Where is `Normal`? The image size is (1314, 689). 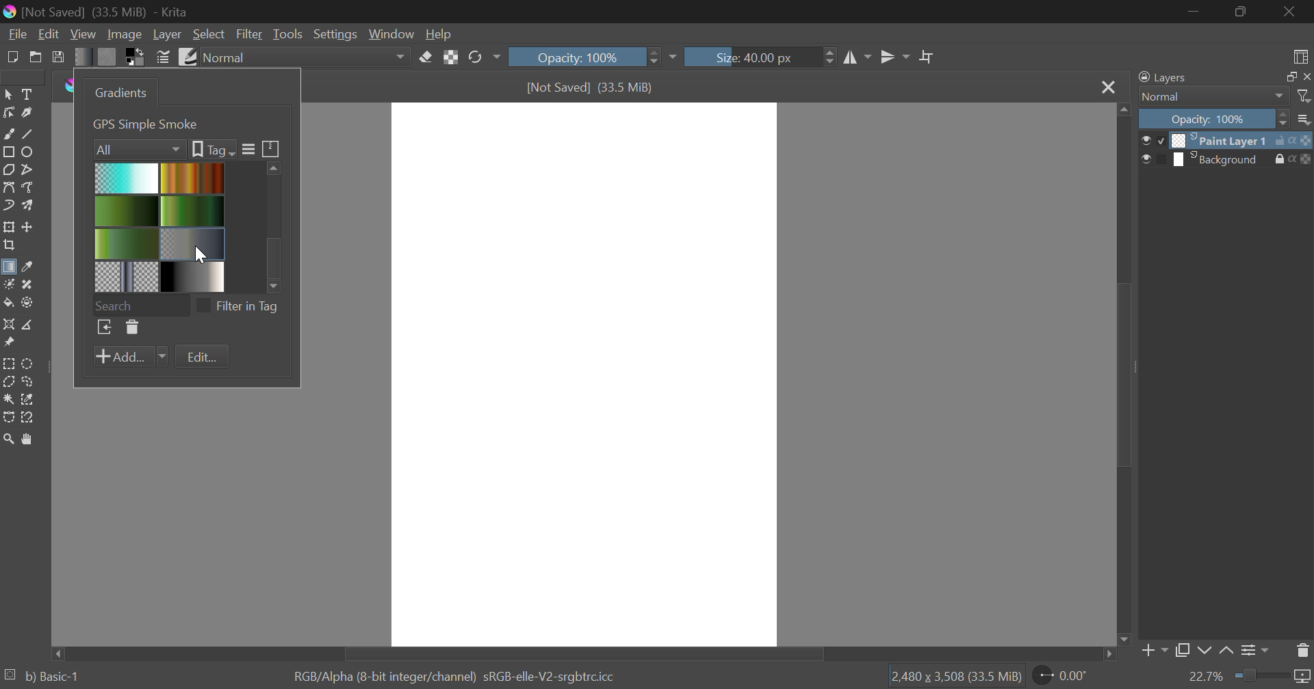
Normal is located at coordinates (307, 57).